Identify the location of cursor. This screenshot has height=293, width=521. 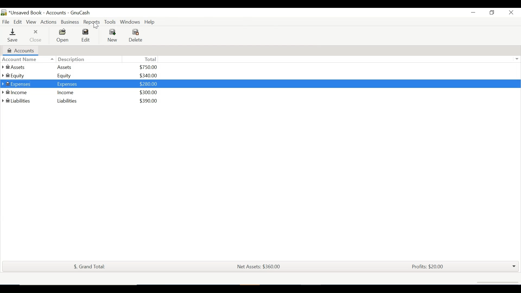
(97, 26).